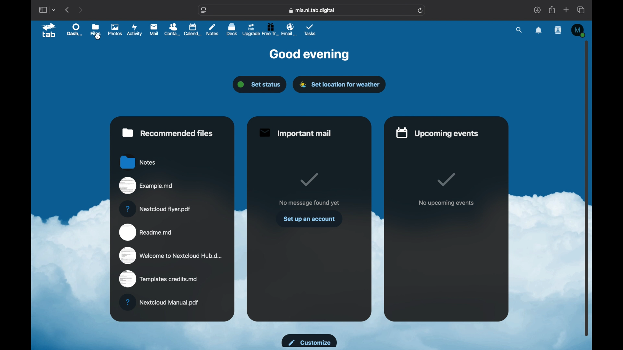 Image resolution: width=623 pixels, height=350 pixels. What do you see at coordinates (438, 133) in the screenshot?
I see `upcoming events` at bounding box center [438, 133].